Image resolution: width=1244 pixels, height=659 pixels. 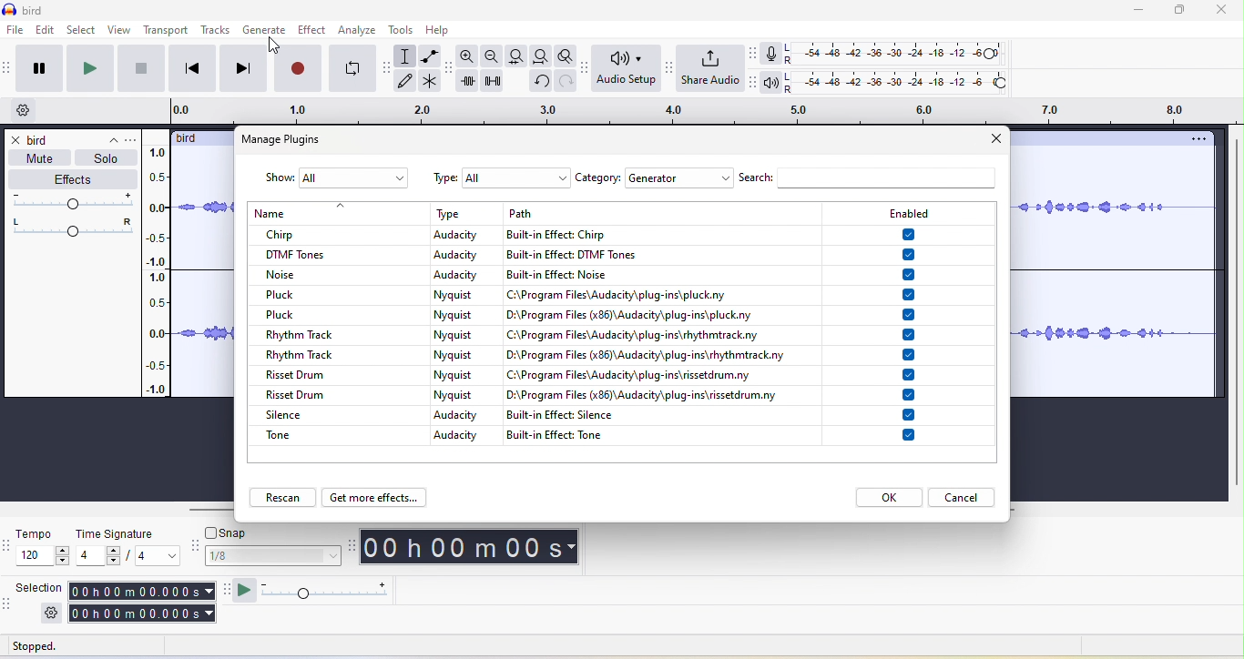 What do you see at coordinates (465, 254) in the screenshot?
I see `audacity` at bounding box center [465, 254].